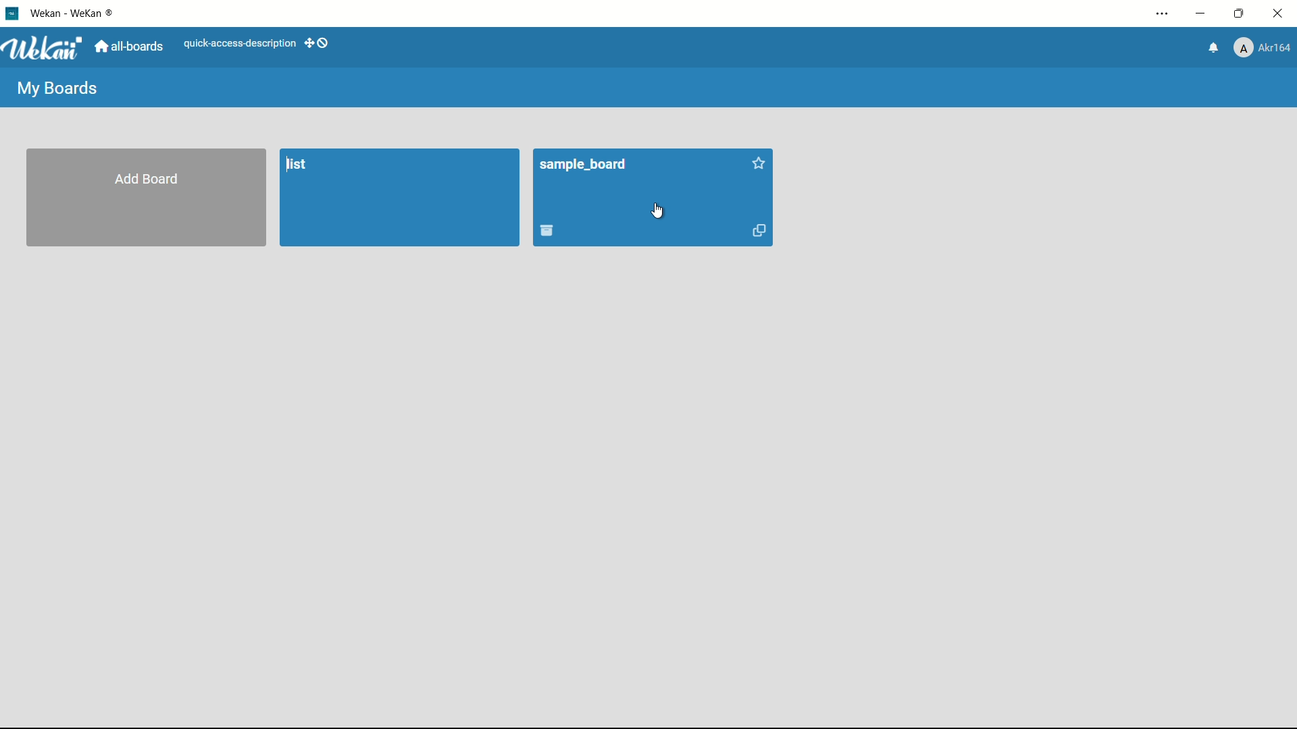  I want to click on board name, so click(298, 164).